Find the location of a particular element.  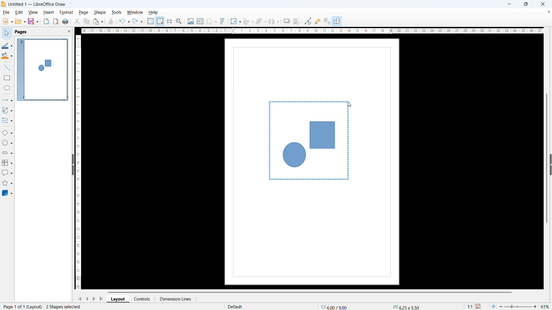

save is located at coordinates (33, 22).